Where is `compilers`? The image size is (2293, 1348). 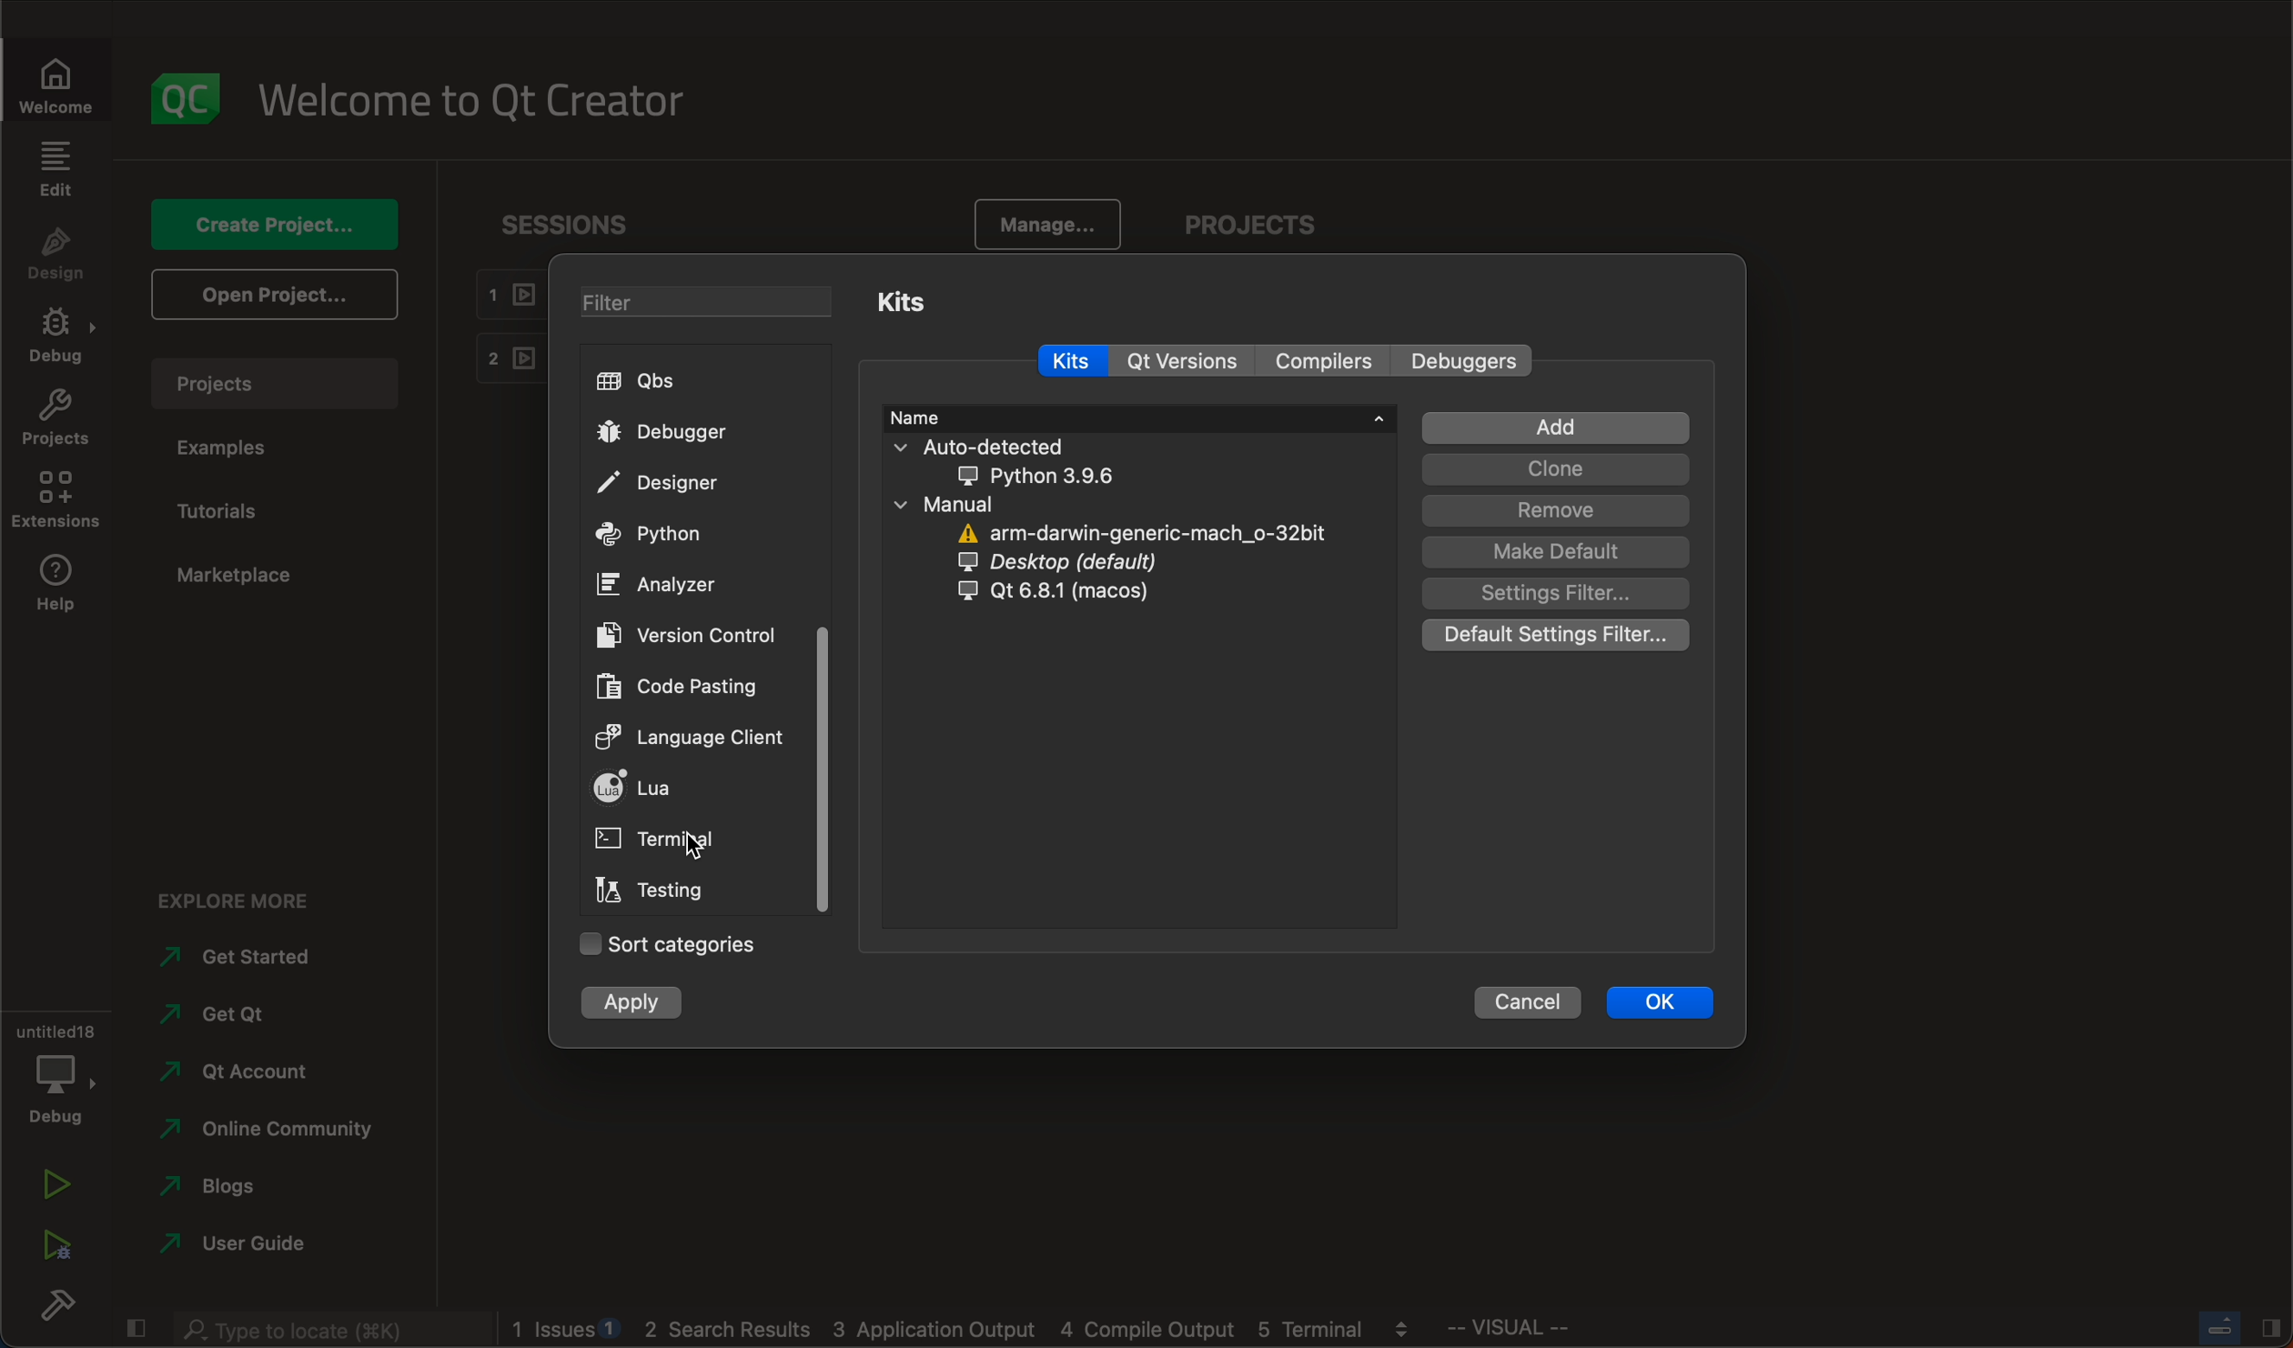
compilers is located at coordinates (1323, 359).